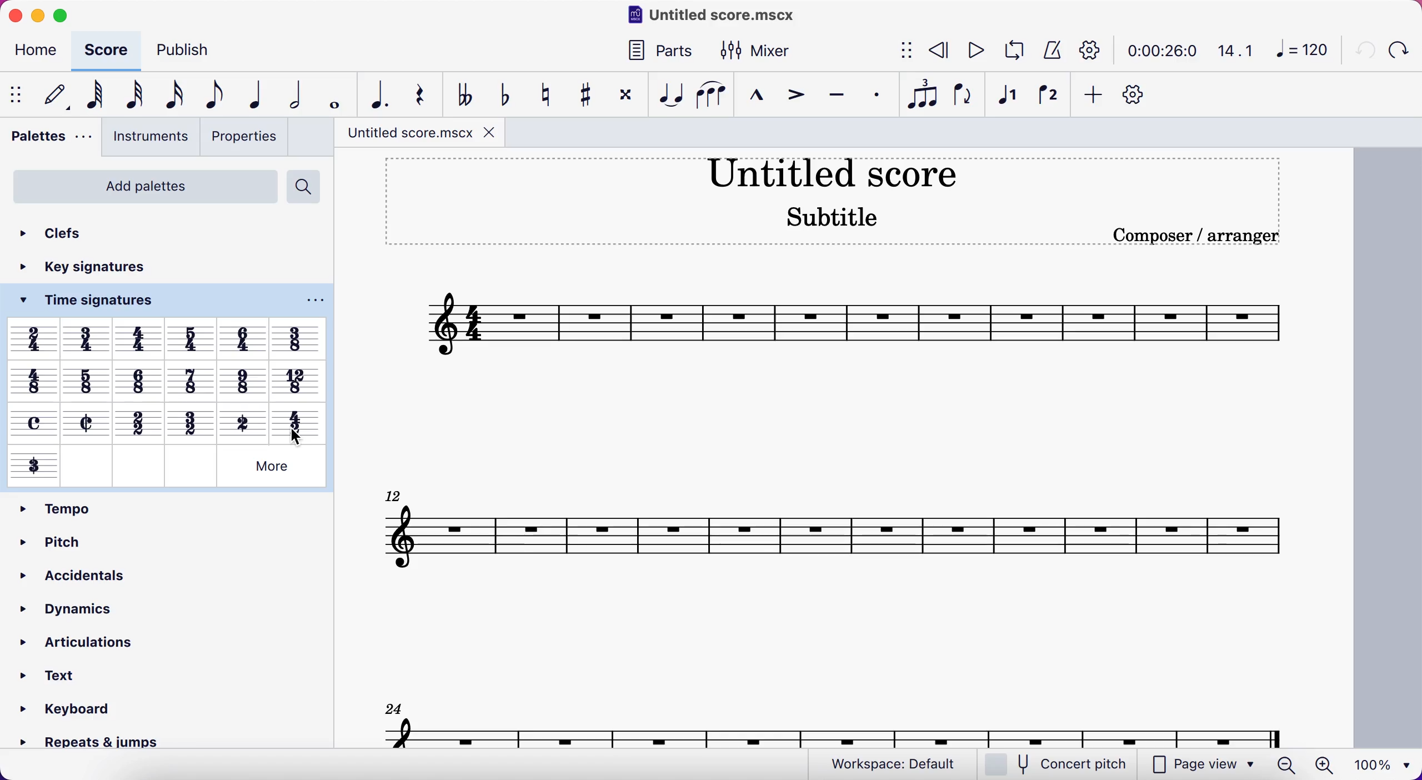 The image size is (1422, 780). I want to click on , so click(88, 423).